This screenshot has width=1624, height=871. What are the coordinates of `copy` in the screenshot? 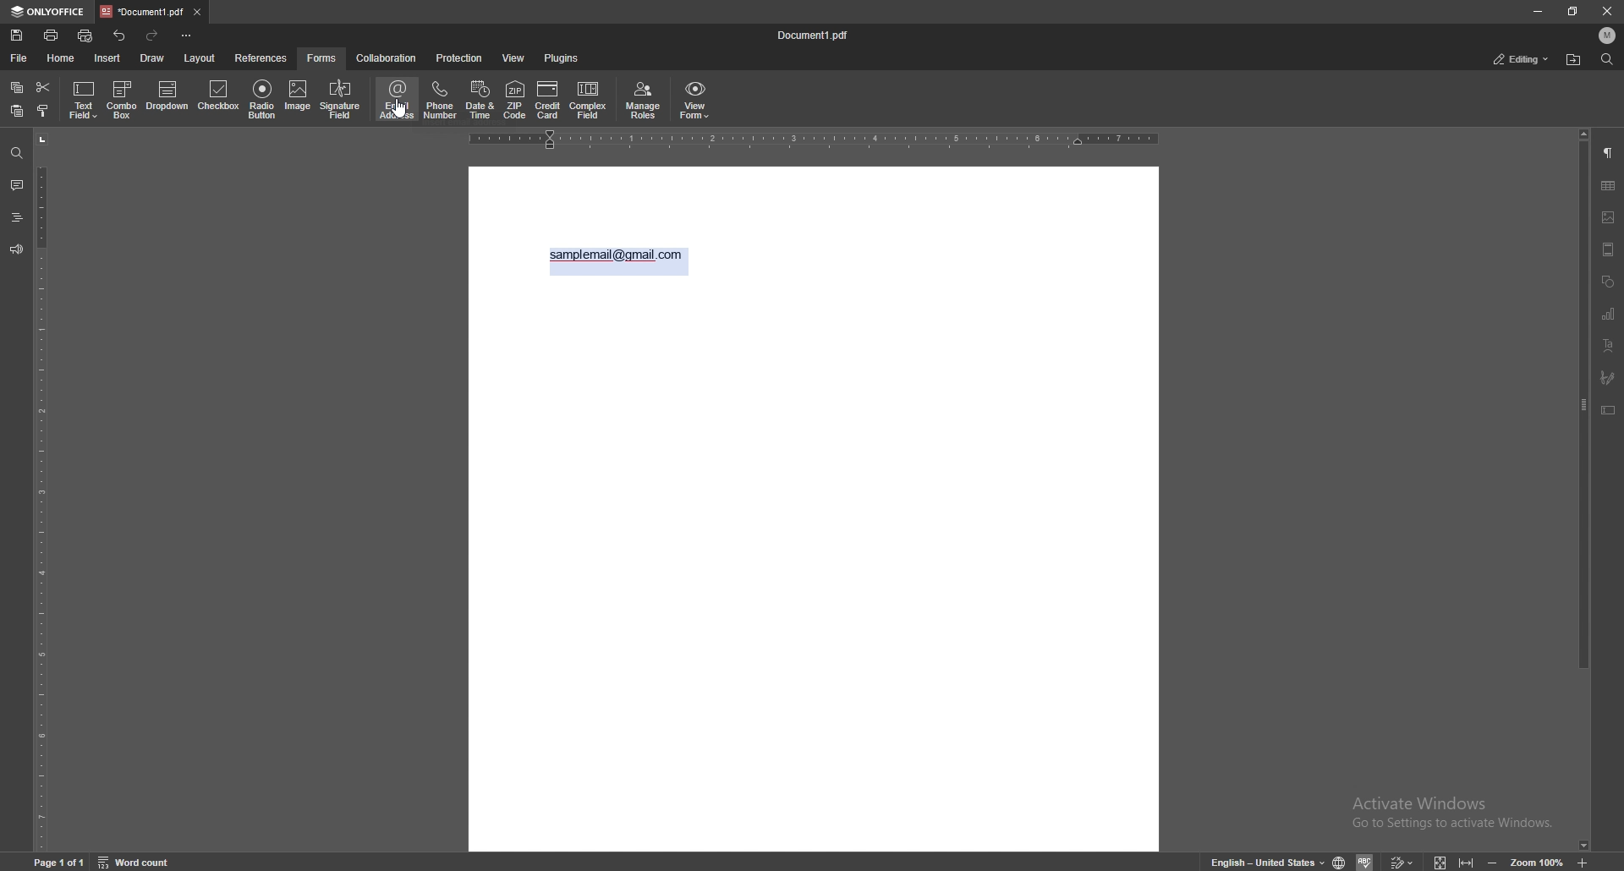 It's located at (16, 86).